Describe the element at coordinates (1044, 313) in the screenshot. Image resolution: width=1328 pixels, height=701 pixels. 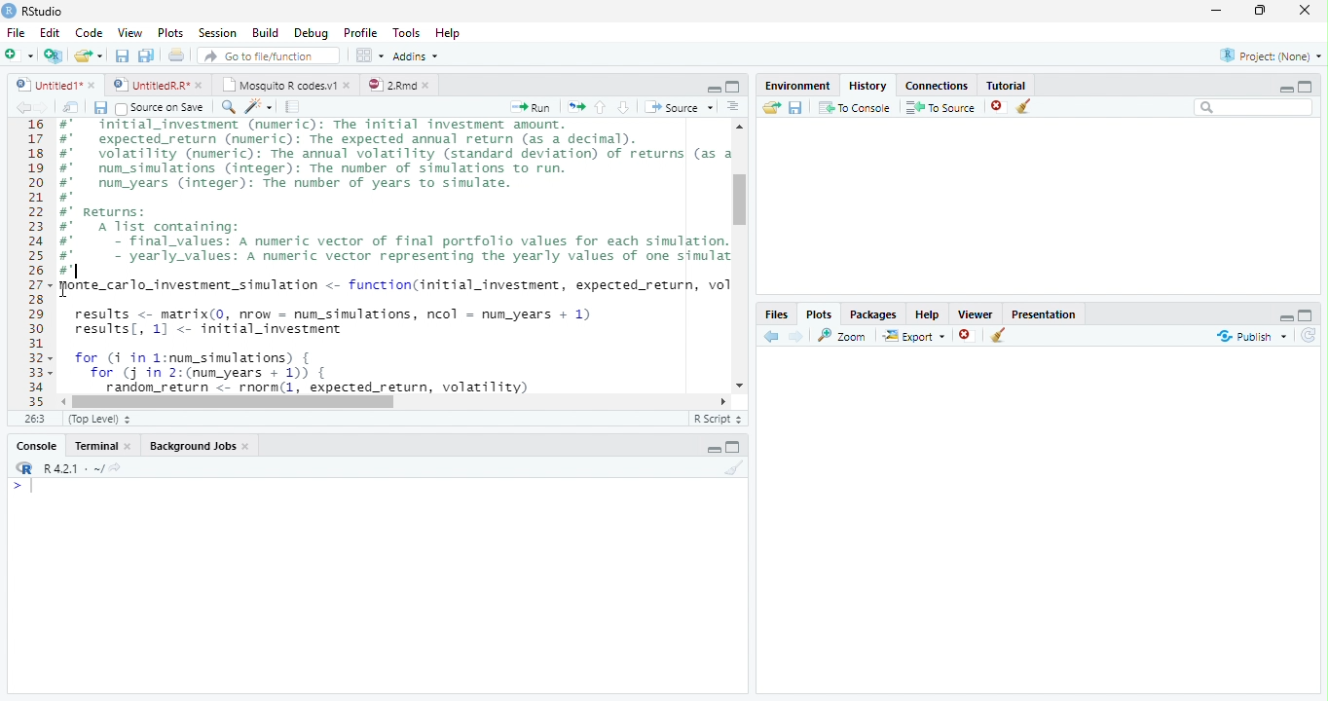
I see `Presentation` at that location.